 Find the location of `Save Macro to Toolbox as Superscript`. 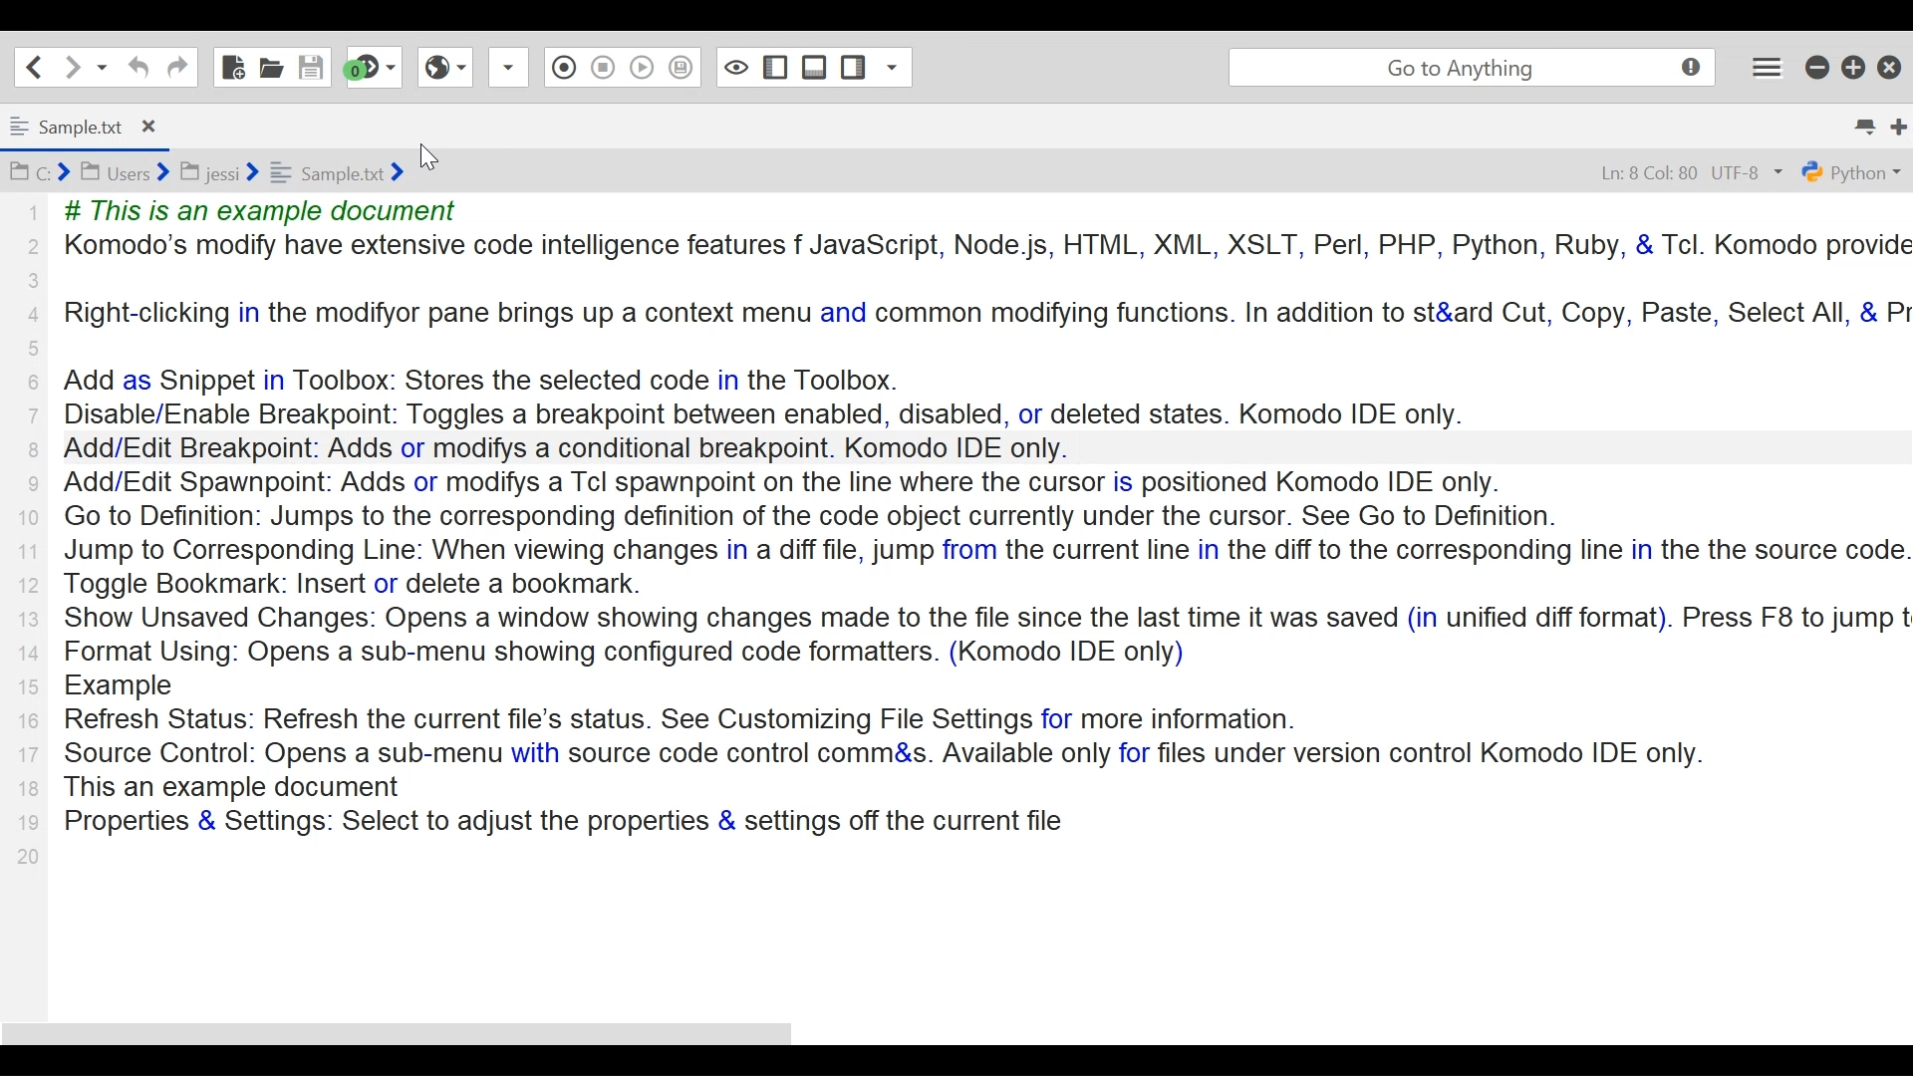

Save Macro to Toolbox as Superscript is located at coordinates (683, 69).